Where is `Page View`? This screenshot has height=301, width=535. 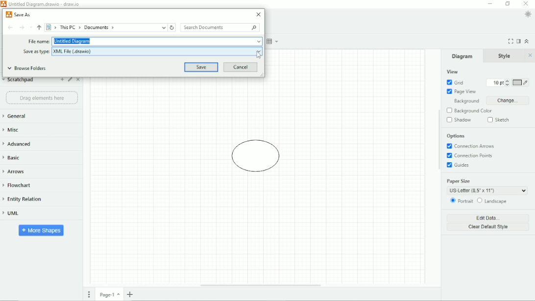
Page View is located at coordinates (461, 91).